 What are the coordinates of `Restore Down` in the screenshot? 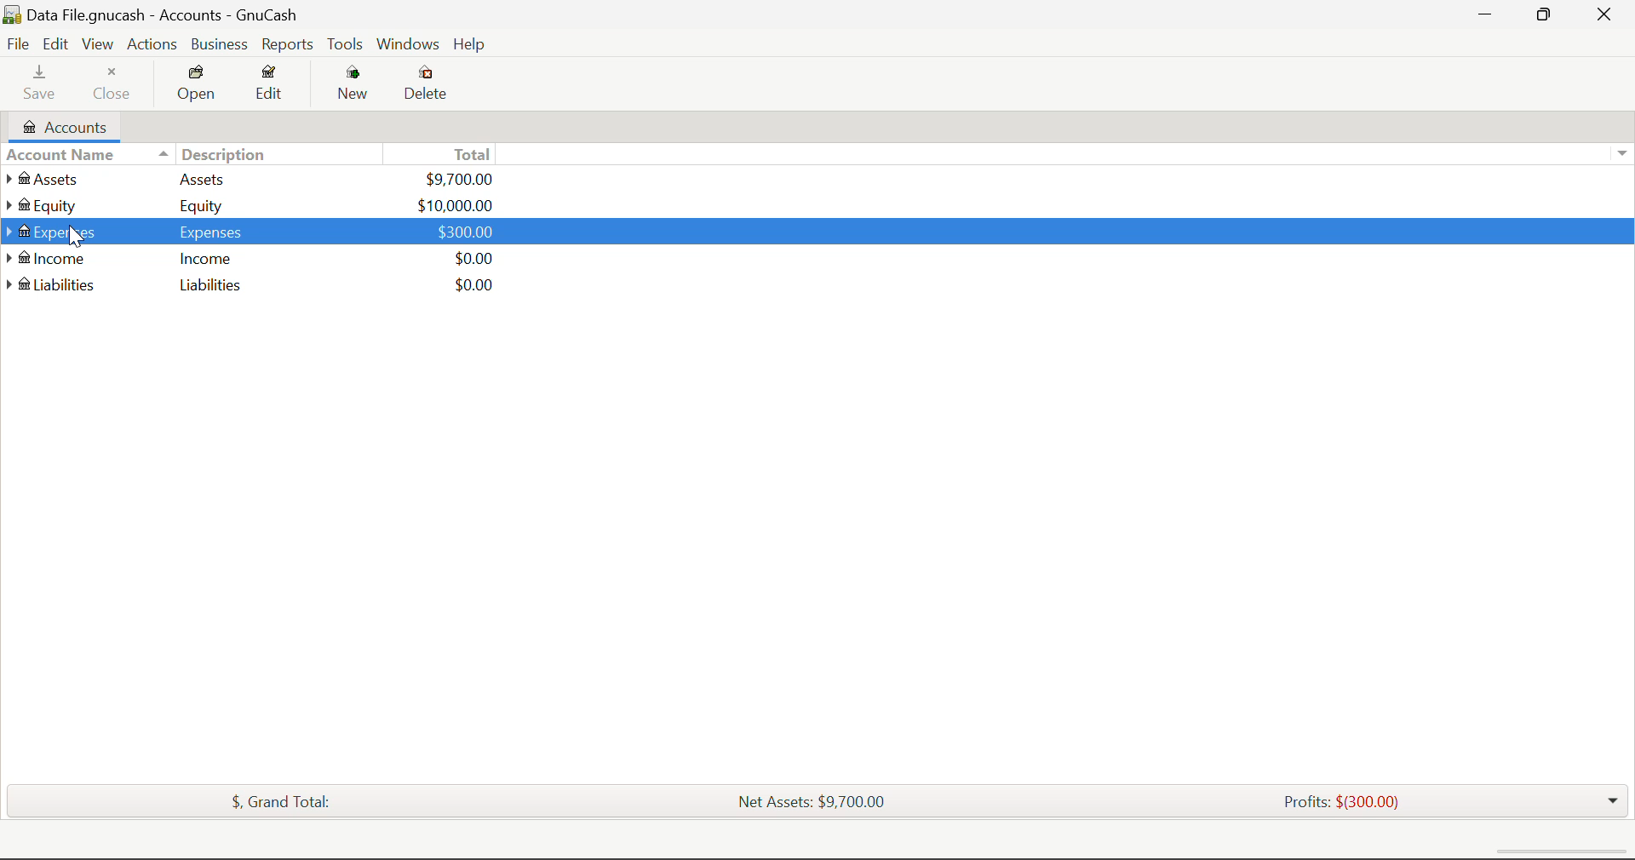 It's located at (1488, 18).